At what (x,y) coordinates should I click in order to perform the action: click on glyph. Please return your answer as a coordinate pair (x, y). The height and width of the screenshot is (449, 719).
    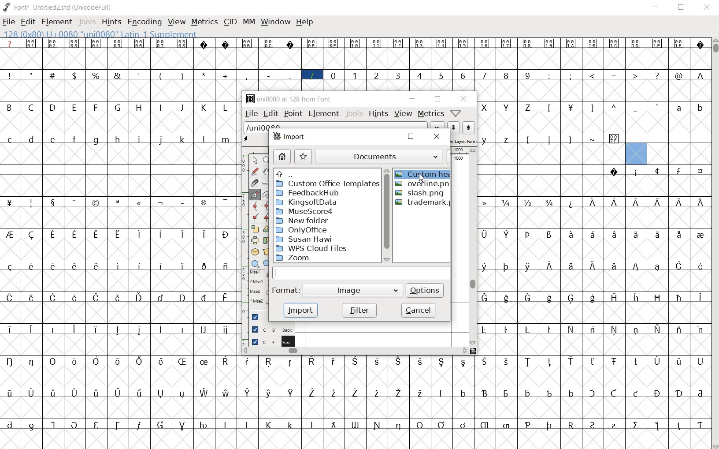
    Looking at the image, I should click on (31, 107).